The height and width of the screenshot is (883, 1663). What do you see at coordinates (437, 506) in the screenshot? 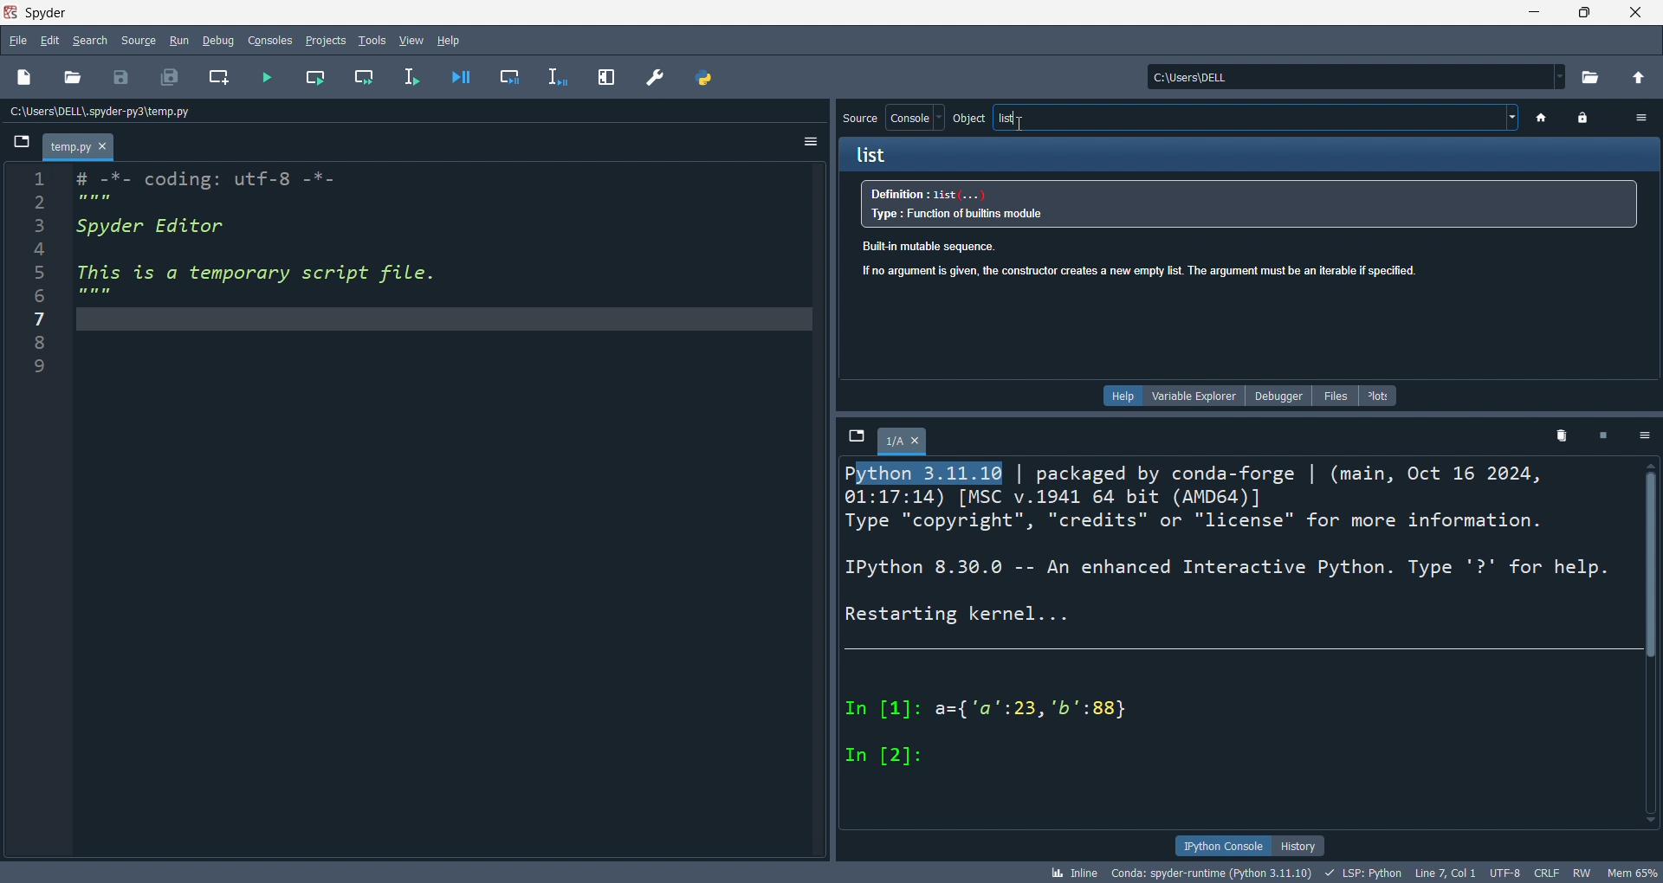
I see `# -*- coding: utf-8 -*-
Spyder Editor
This is a temporary script file.` at bounding box center [437, 506].